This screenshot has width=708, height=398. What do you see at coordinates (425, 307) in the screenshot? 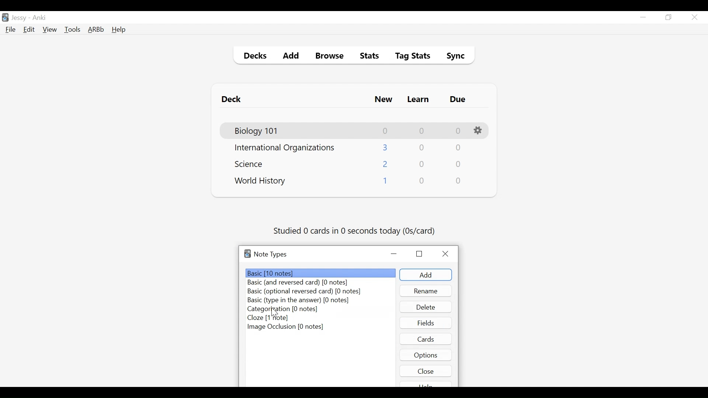
I see `Delete` at bounding box center [425, 307].